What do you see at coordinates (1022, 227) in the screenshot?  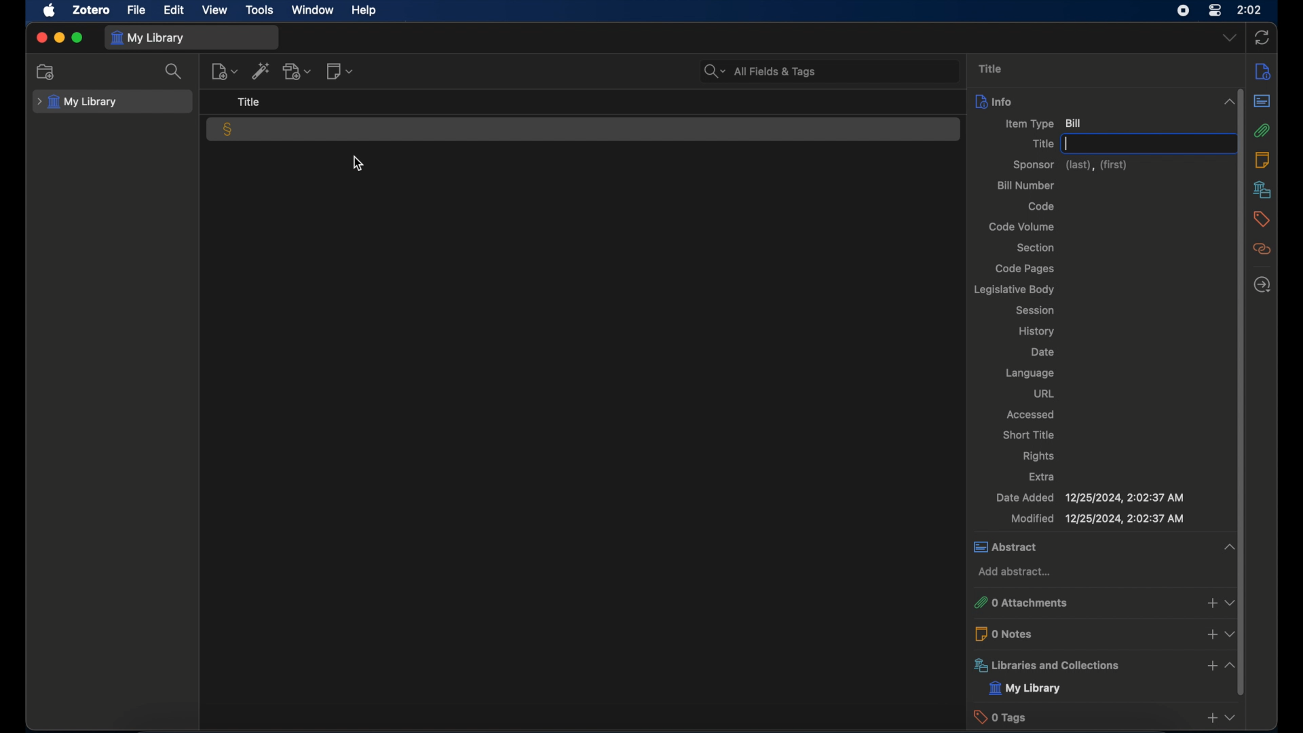 I see `code volum` at bounding box center [1022, 227].